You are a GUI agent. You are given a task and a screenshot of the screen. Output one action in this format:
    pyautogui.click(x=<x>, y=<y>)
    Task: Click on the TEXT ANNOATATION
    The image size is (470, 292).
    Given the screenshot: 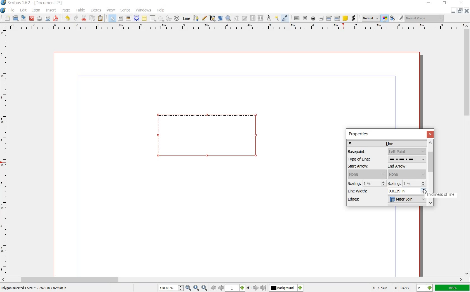 What is the action you would take?
    pyautogui.click(x=345, y=18)
    